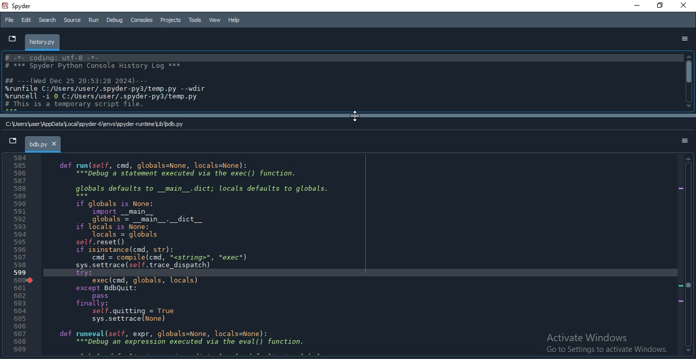 This screenshot has width=696, height=359. Describe the element at coordinates (355, 117) in the screenshot. I see `Cursor on Adjusted window` at that location.